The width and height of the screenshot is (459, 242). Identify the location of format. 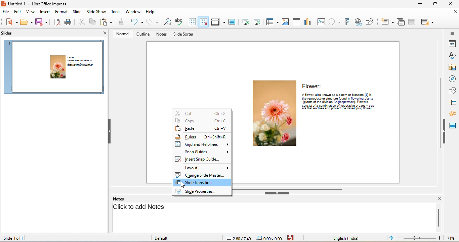
(62, 12).